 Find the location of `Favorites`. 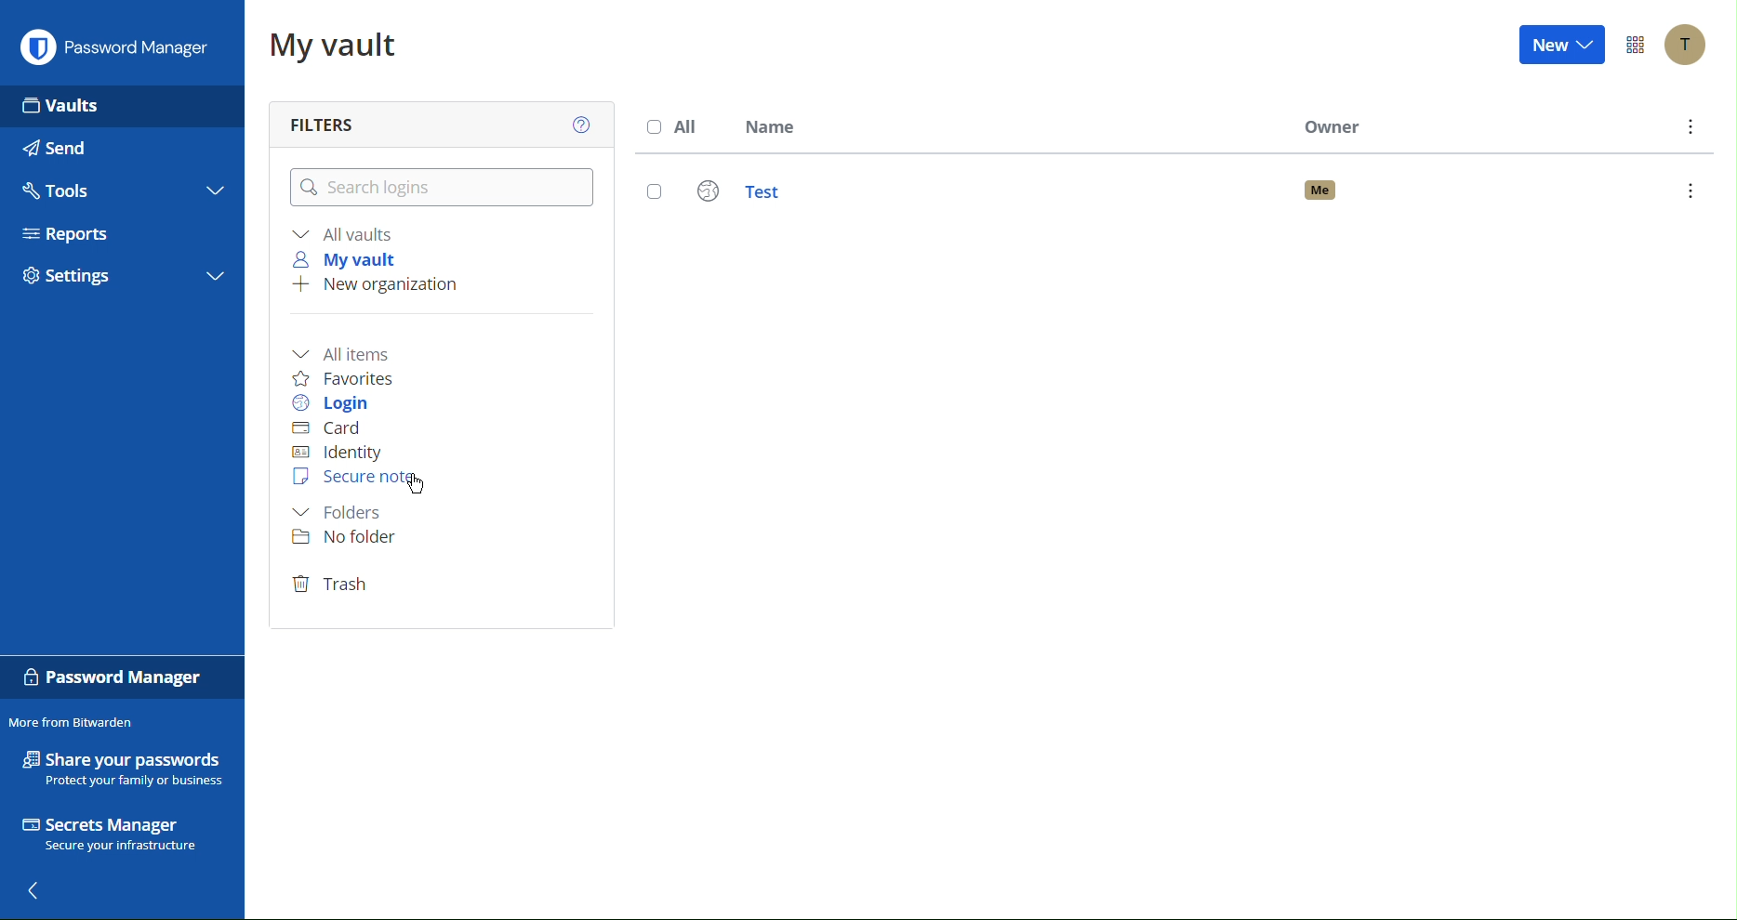

Favorites is located at coordinates (350, 376).